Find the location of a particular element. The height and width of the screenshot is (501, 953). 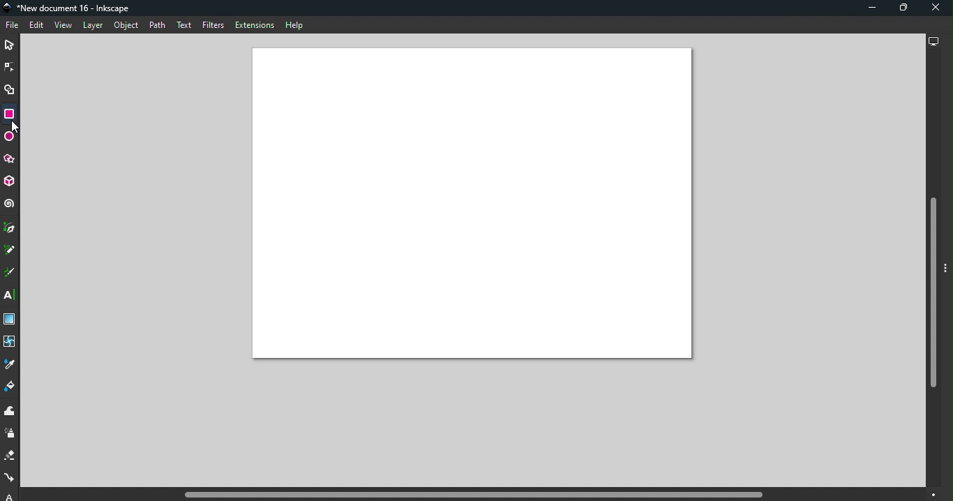

Pen tool is located at coordinates (10, 228).